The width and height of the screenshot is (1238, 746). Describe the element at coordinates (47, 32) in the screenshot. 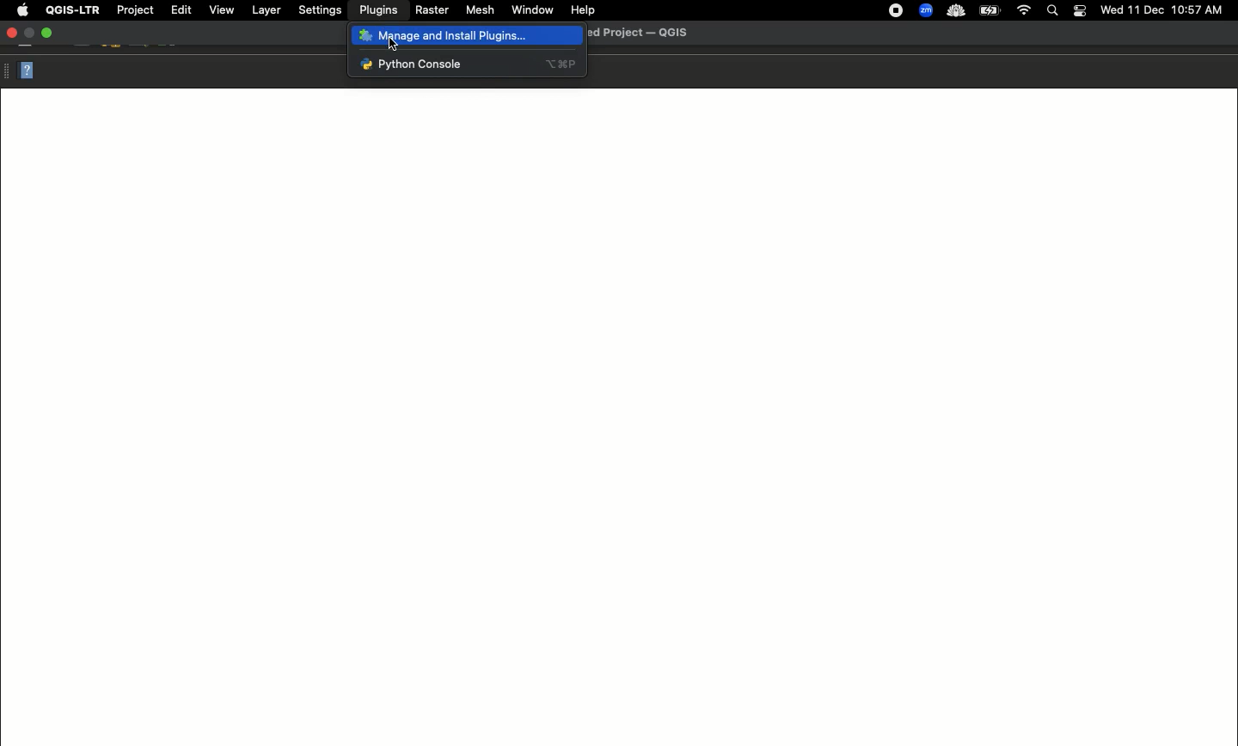

I see `Maximize` at that location.